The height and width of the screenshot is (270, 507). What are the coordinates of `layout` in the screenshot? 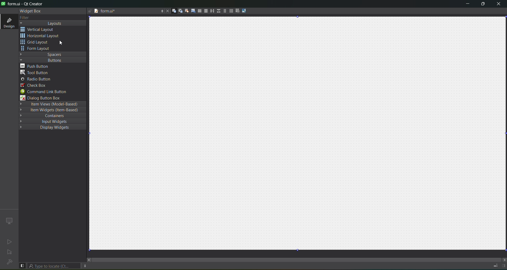 It's located at (54, 23).